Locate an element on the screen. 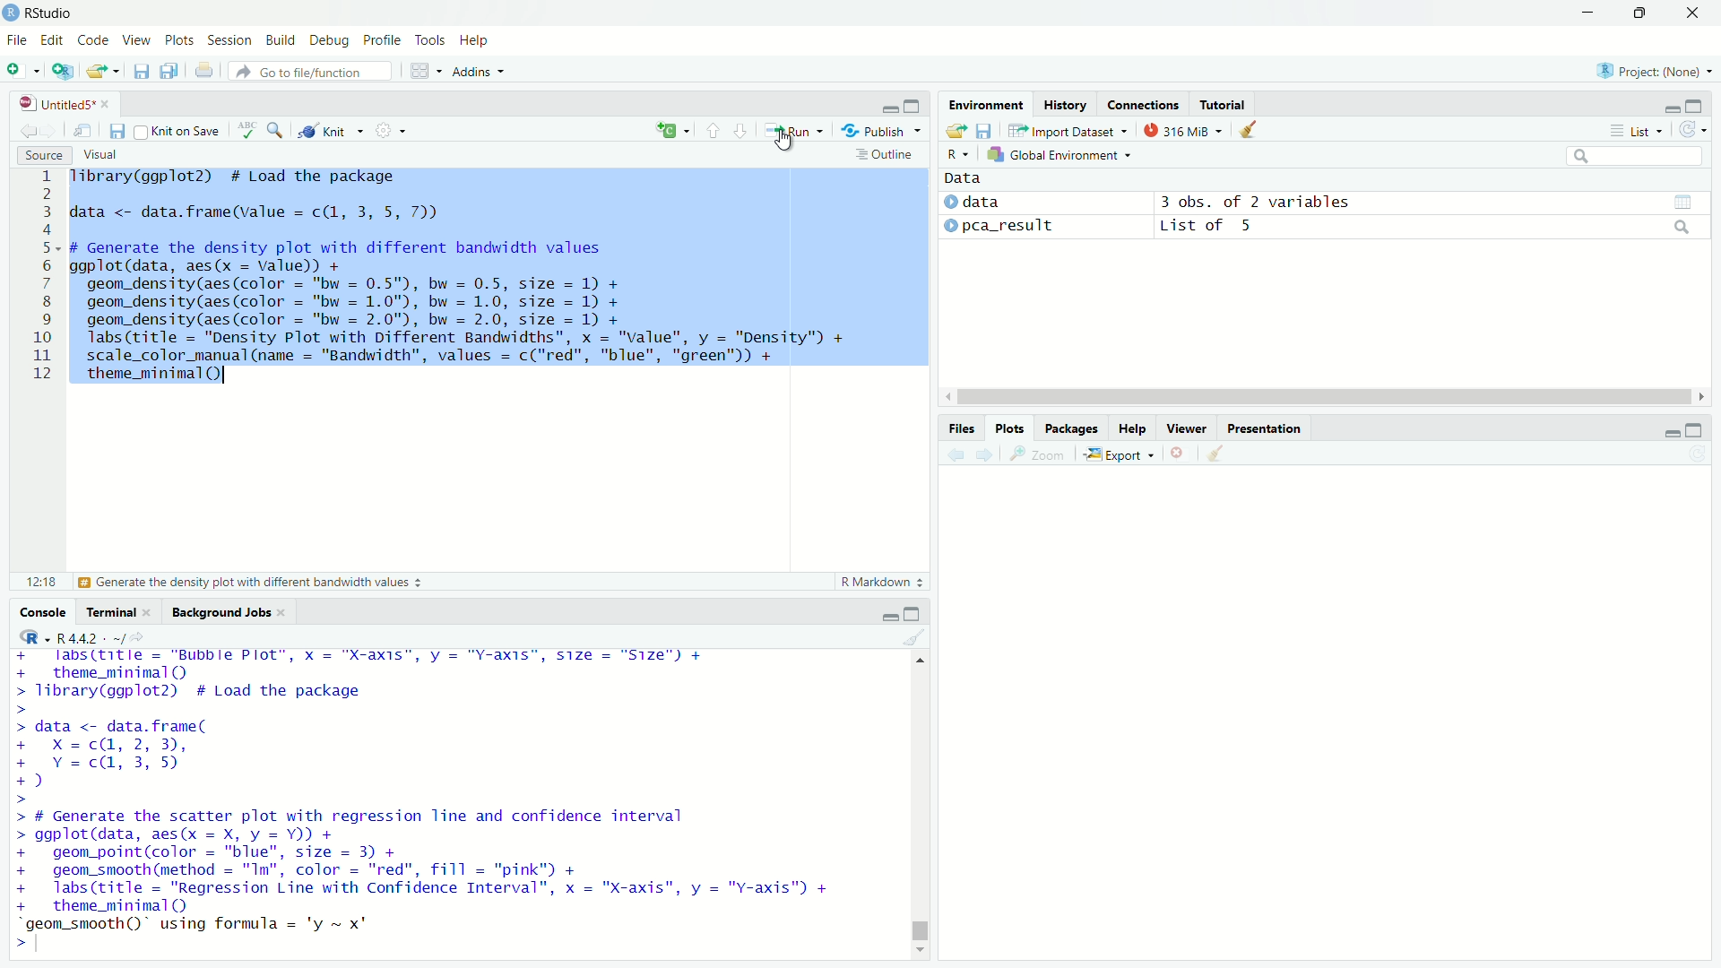 This screenshot has width=1721, height=968. R 4.4.2 .~/ is located at coordinates (91, 636).